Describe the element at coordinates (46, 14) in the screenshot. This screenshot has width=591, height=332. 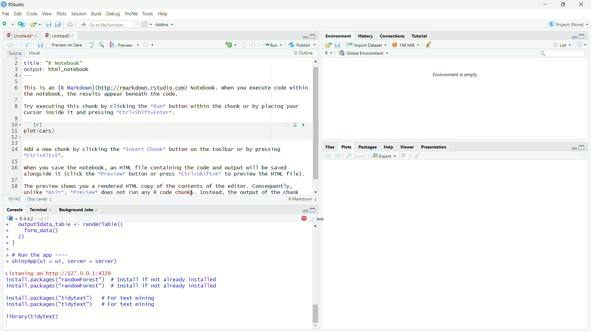
I see `View` at that location.